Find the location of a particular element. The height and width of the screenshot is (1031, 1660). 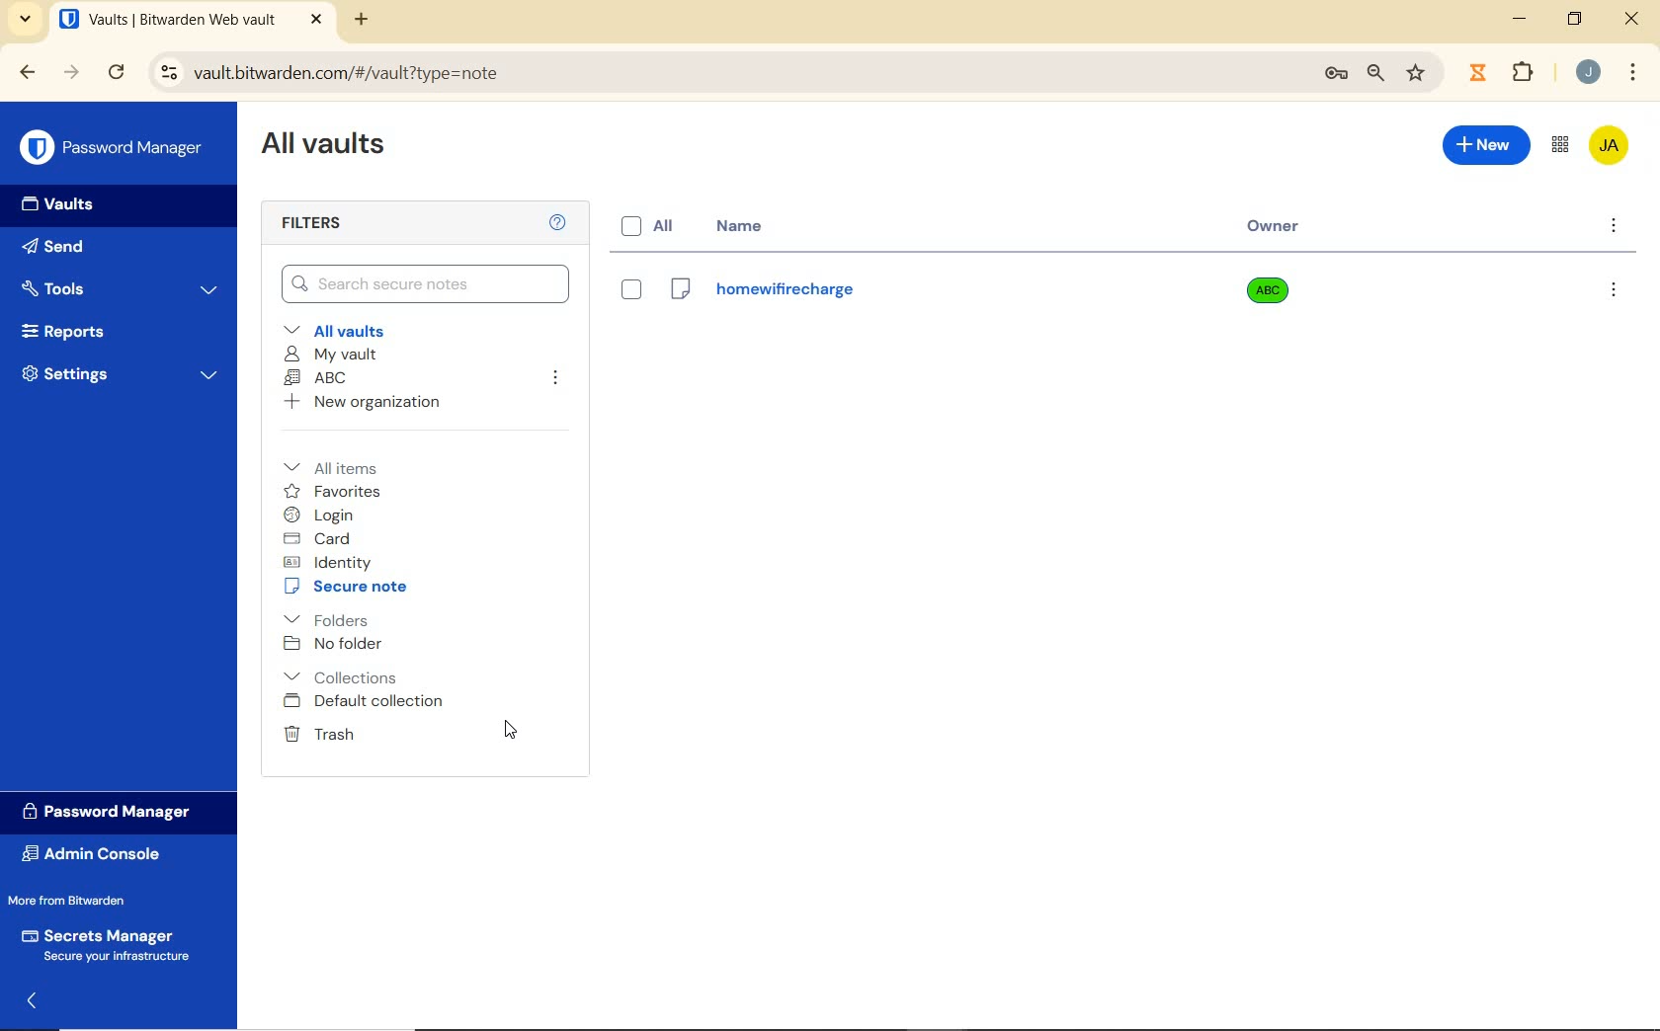

Collections is located at coordinates (345, 676).